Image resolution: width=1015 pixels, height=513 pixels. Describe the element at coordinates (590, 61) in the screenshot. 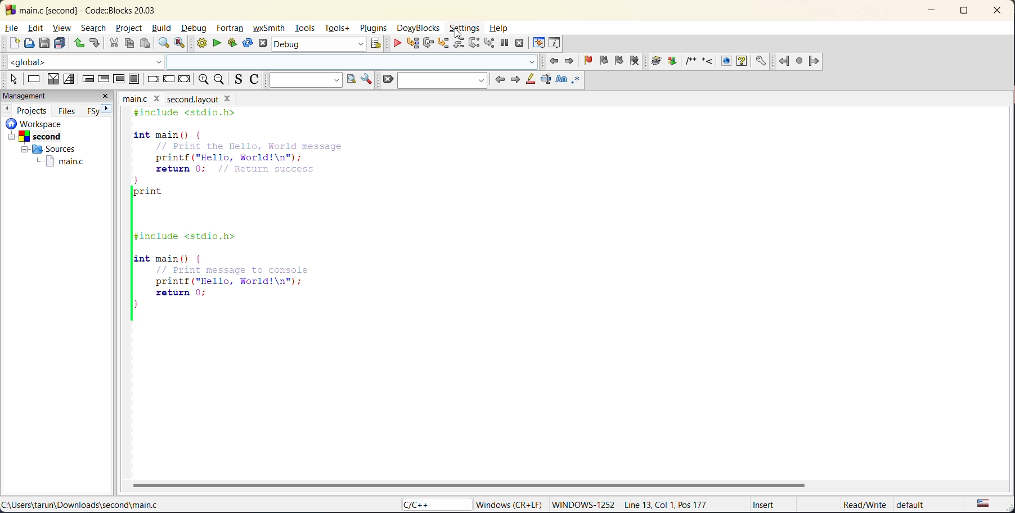

I see `toggle bookmark` at that location.